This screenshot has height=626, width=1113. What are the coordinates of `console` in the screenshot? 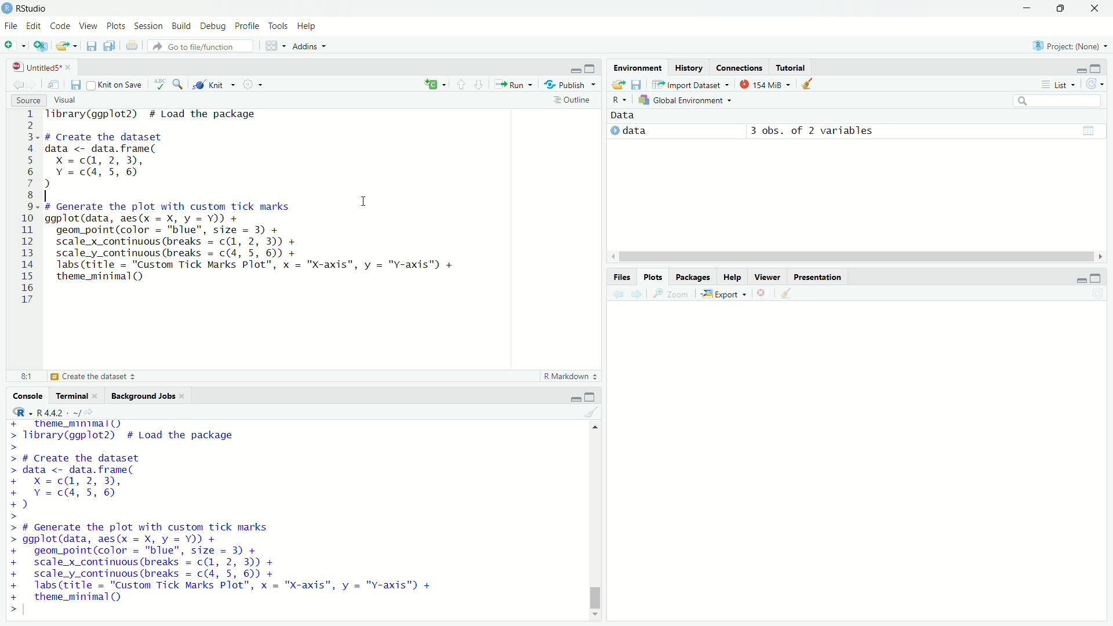 It's located at (24, 395).